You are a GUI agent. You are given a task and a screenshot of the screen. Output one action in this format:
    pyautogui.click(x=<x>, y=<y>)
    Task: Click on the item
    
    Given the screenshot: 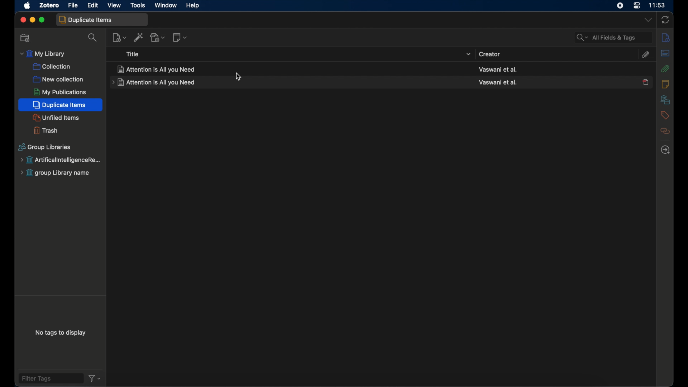 What is the action you would take?
    pyautogui.click(x=645, y=82)
    